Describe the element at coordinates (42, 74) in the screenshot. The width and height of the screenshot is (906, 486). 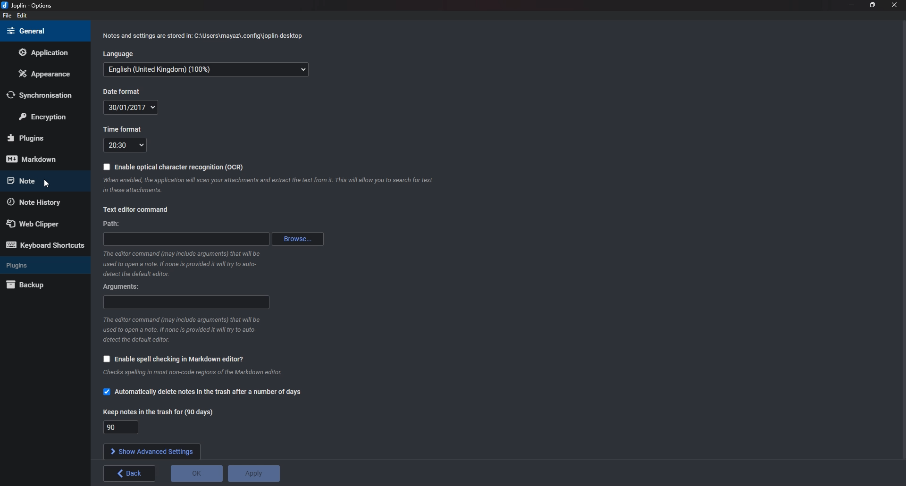
I see `Appearance` at that location.